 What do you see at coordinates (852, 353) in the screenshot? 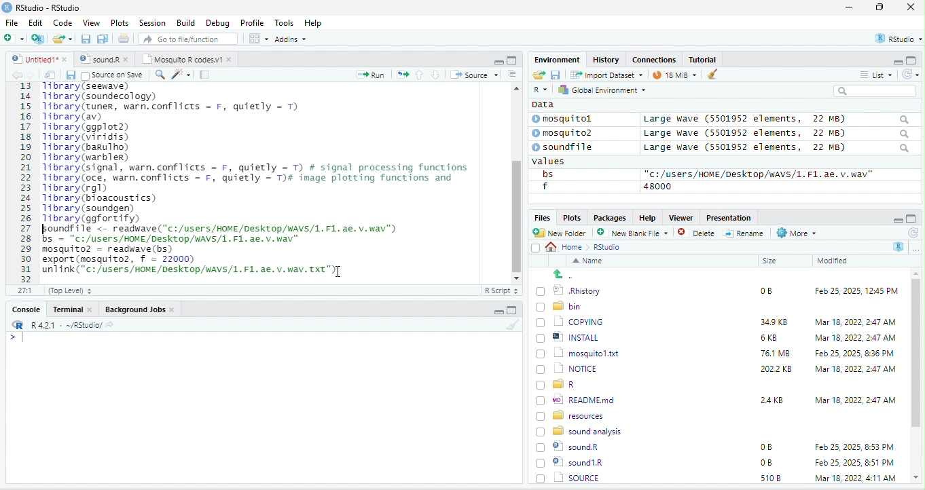
I see `Feb 25, 2025, 8:36 PM` at bounding box center [852, 353].